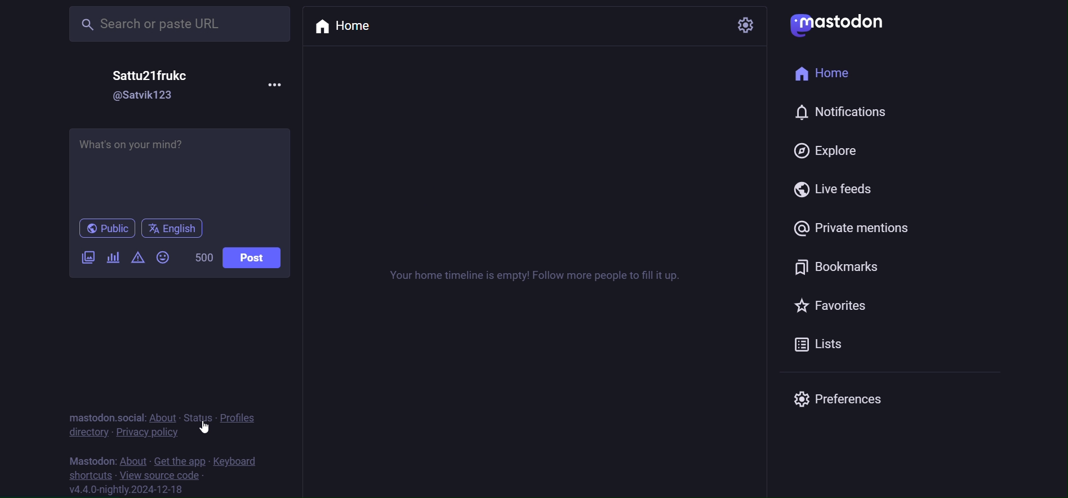  I want to click on Status, so click(201, 416).